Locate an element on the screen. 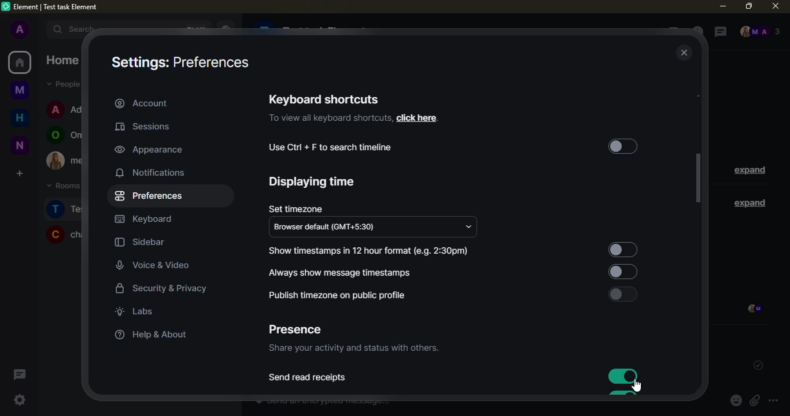 The height and width of the screenshot is (416, 790). new is located at coordinates (19, 145).